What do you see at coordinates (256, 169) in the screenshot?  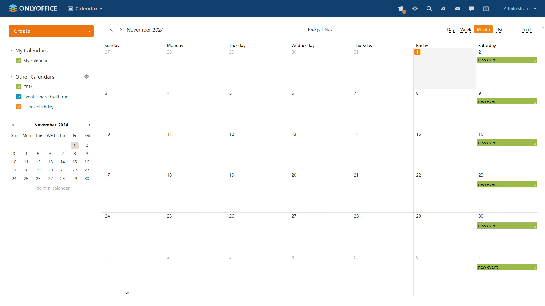 I see `Tuesday` at bounding box center [256, 169].